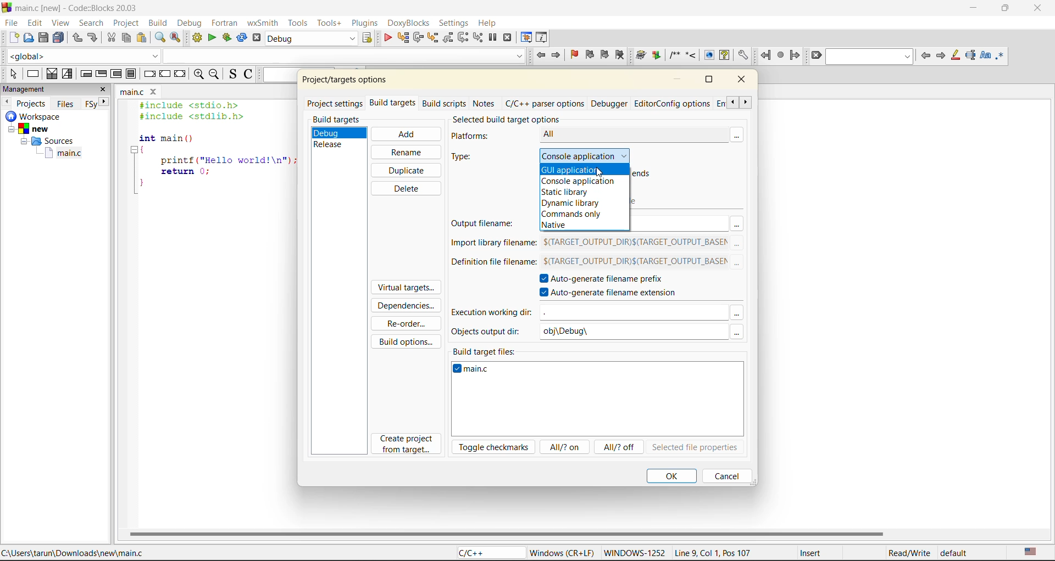 The width and height of the screenshot is (1055, 561). What do you see at coordinates (32, 103) in the screenshot?
I see `projects` at bounding box center [32, 103].